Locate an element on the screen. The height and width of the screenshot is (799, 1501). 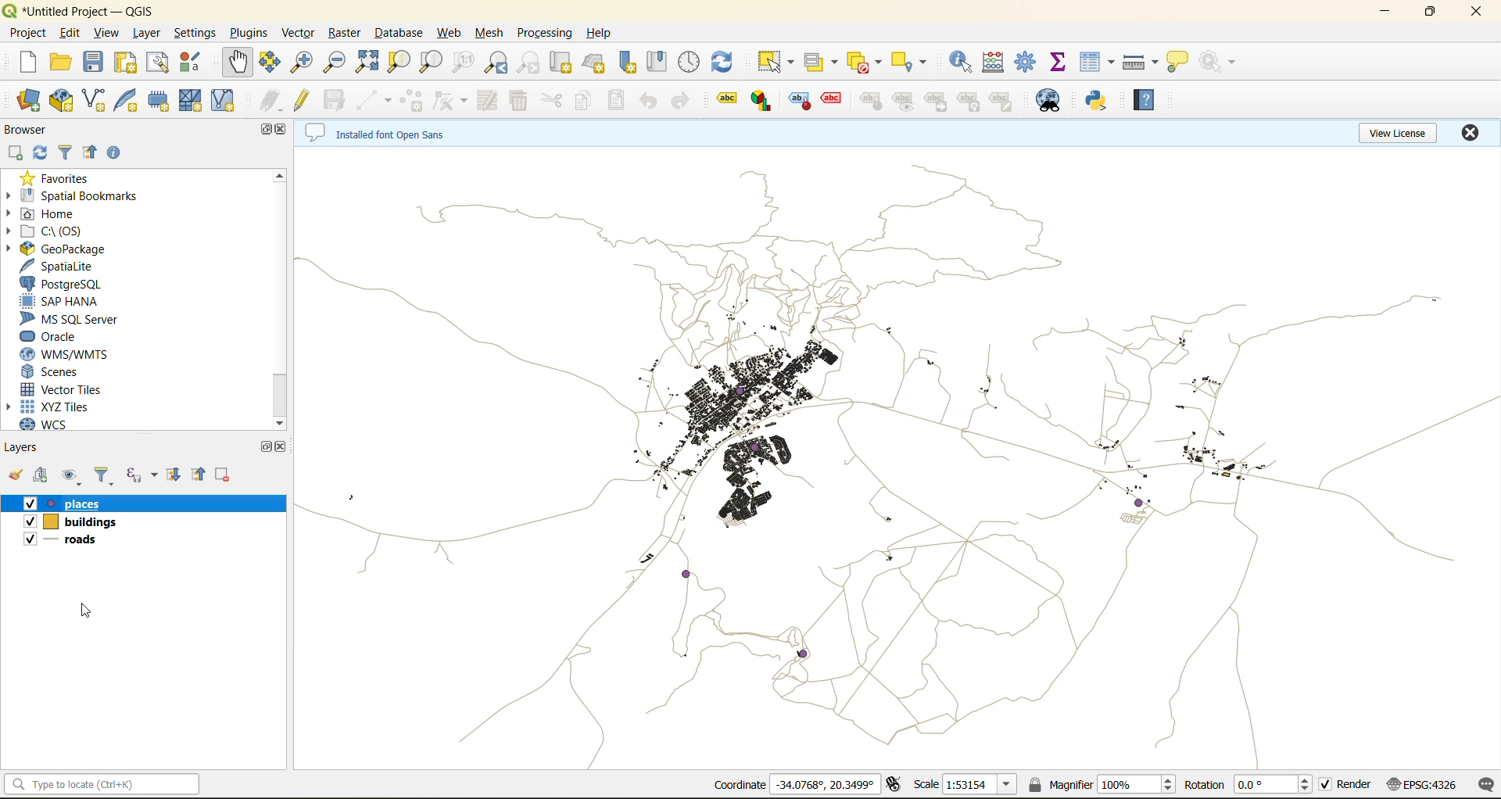
scenes is located at coordinates (52, 372).